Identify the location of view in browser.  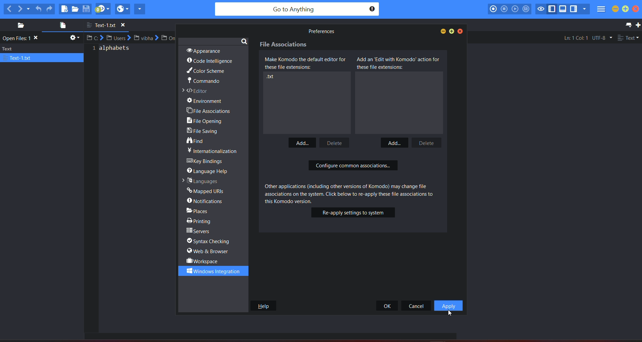
(122, 9).